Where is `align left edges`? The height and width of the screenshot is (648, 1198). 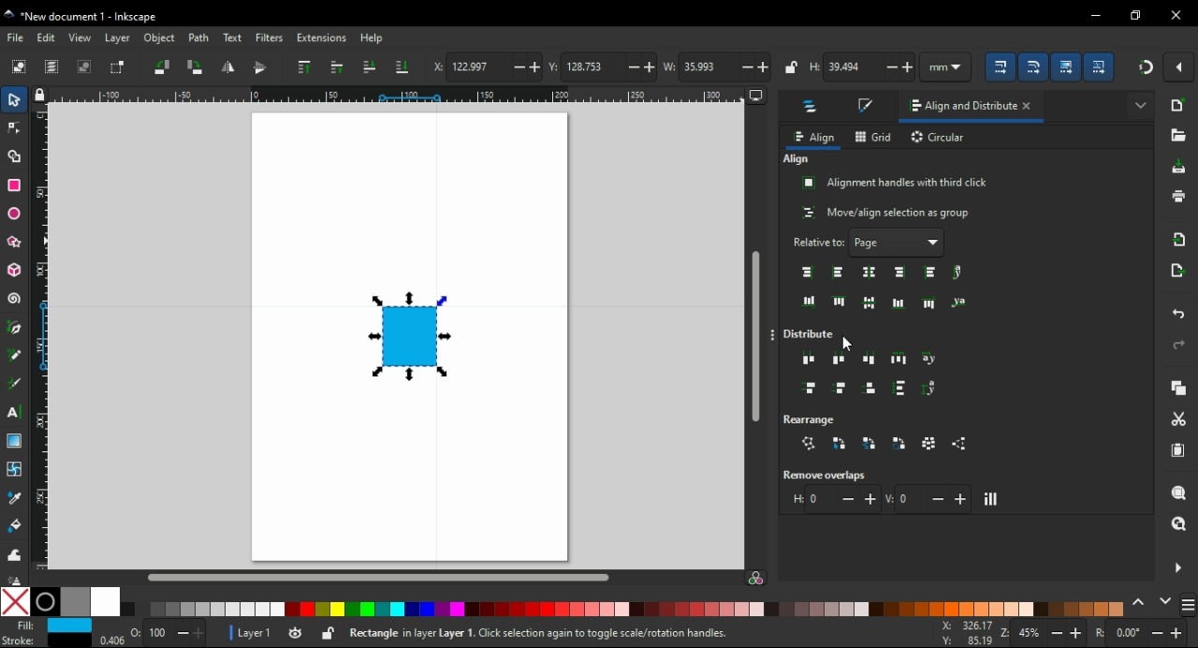 align left edges is located at coordinates (837, 272).